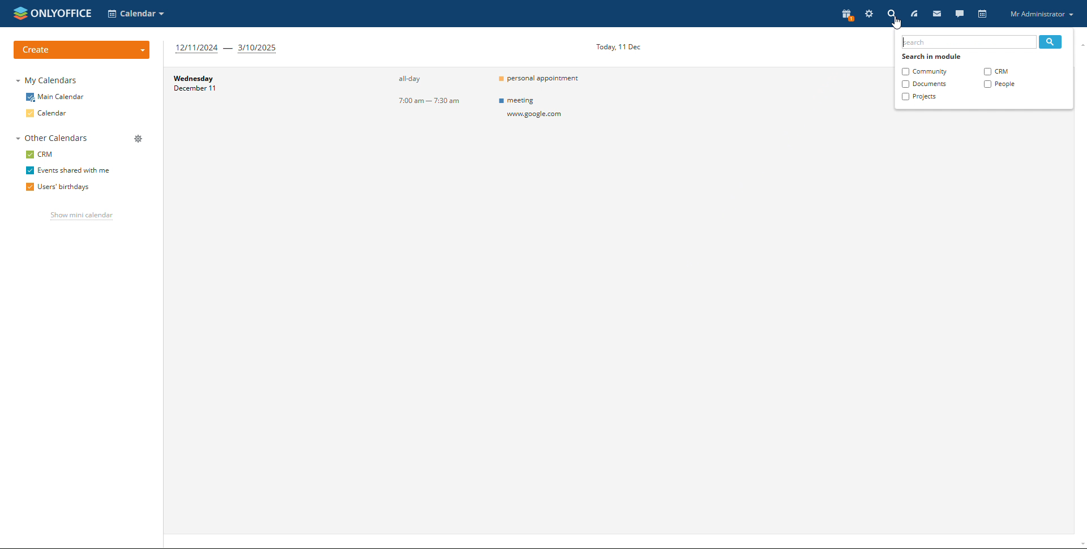 This screenshot has height=549, width=1087. Describe the element at coordinates (38, 154) in the screenshot. I see `crm` at that location.